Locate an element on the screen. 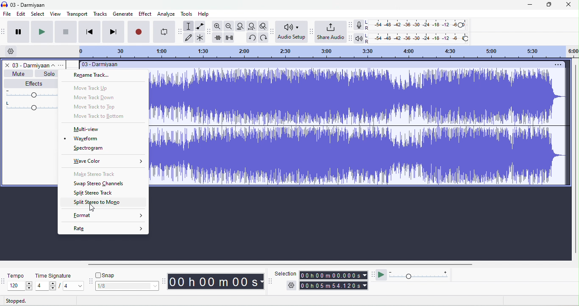  skip to first is located at coordinates (89, 32).